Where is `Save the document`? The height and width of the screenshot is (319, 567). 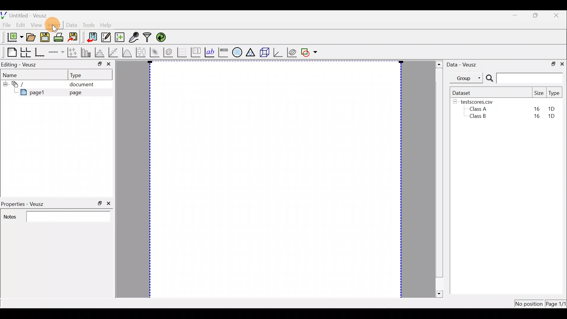 Save the document is located at coordinates (45, 36).